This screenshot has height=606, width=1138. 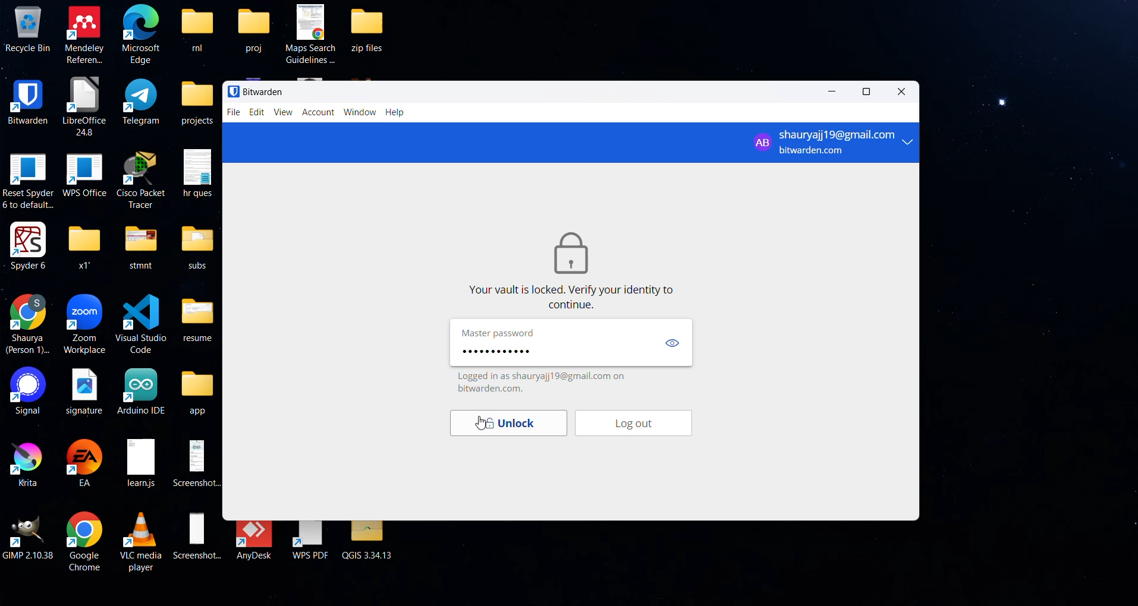 What do you see at coordinates (360, 113) in the screenshot?
I see `window` at bounding box center [360, 113].